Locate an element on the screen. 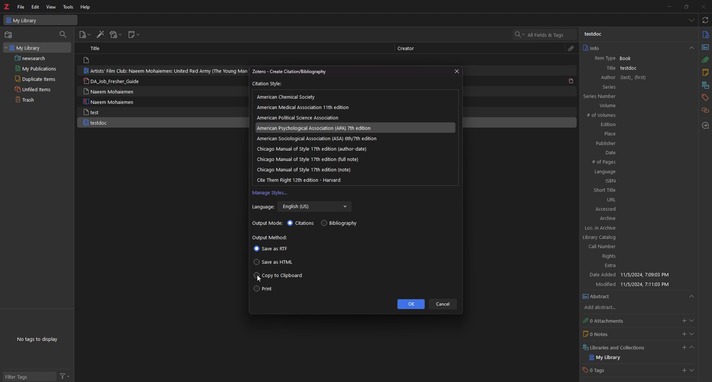  Author (last),(first) is located at coordinates (637, 78).